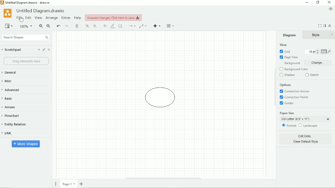 The height and width of the screenshot is (188, 335). I want to click on More Shapes, so click(26, 144).